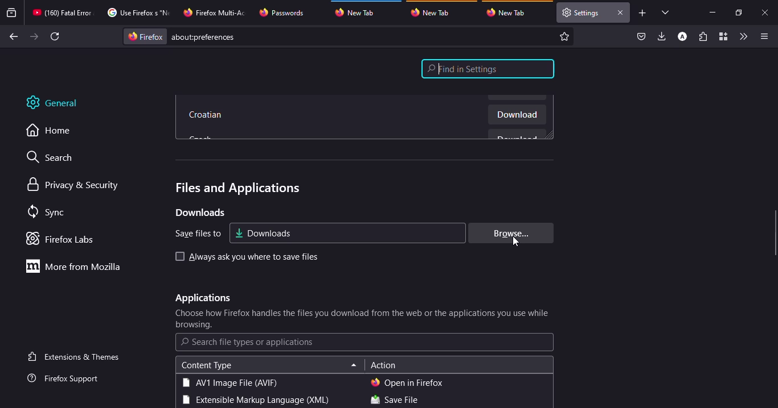  I want to click on type, so click(230, 382).